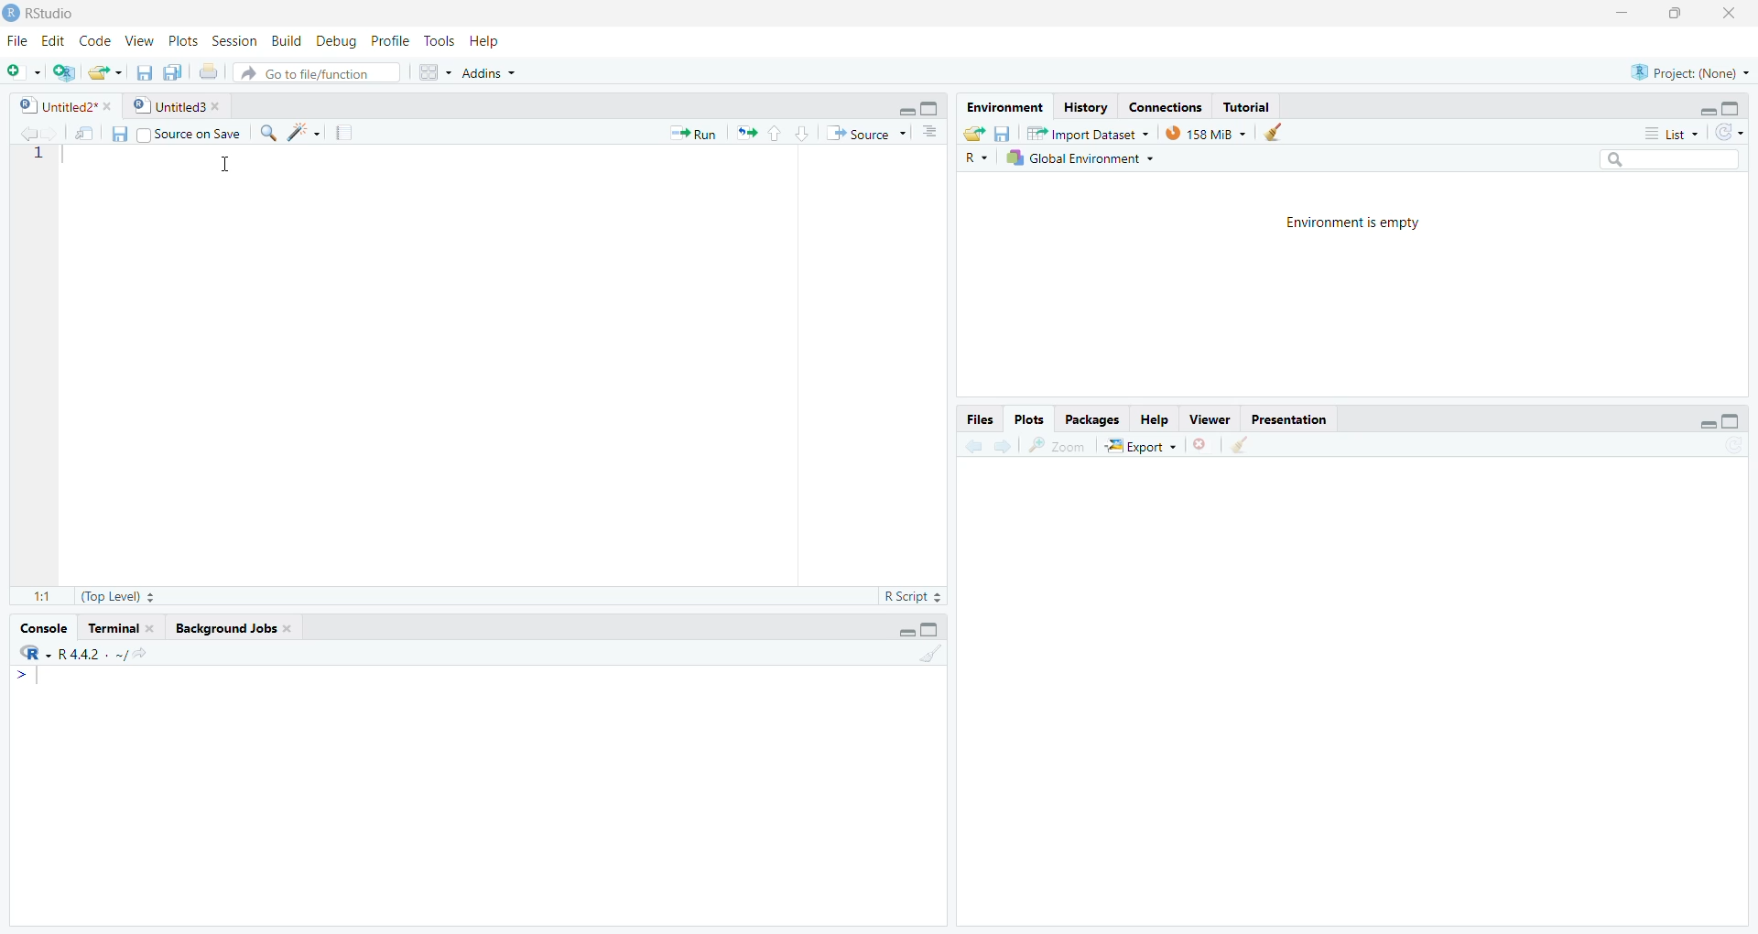 This screenshot has height=934, width=1758. What do you see at coordinates (1677, 14) in the screenshot?
I see `maximize` at bounding box center [1677, 14].